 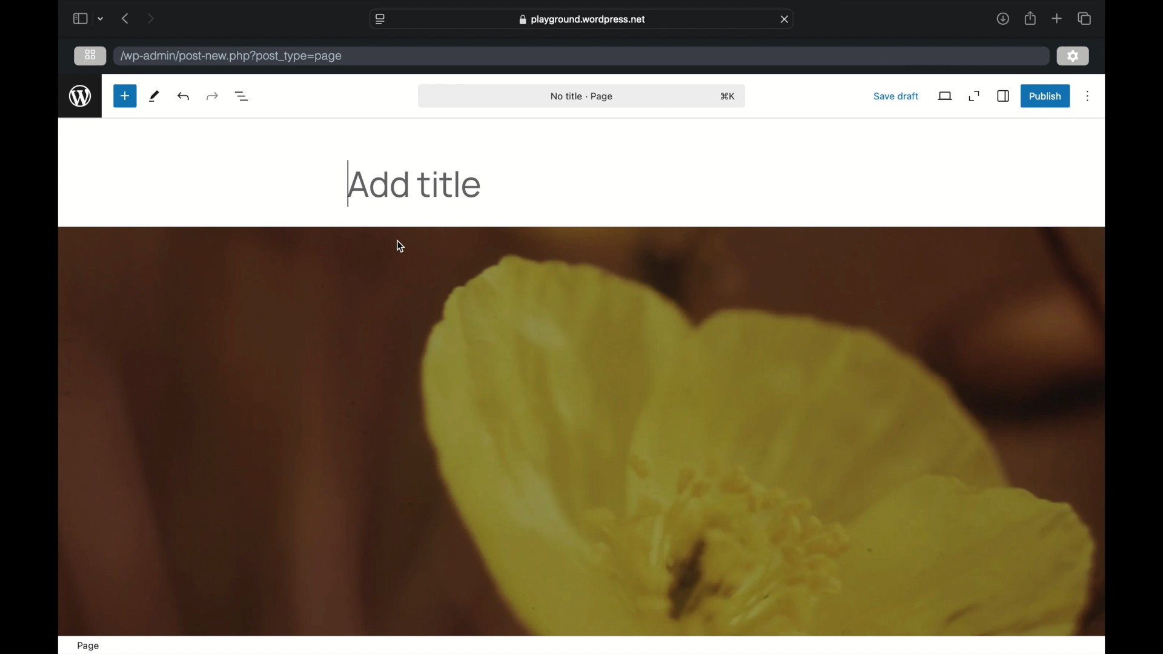 What do you see at coordinates (419, 186) in the screenshot?
I see `add title ` at bounding box center [419, 186].